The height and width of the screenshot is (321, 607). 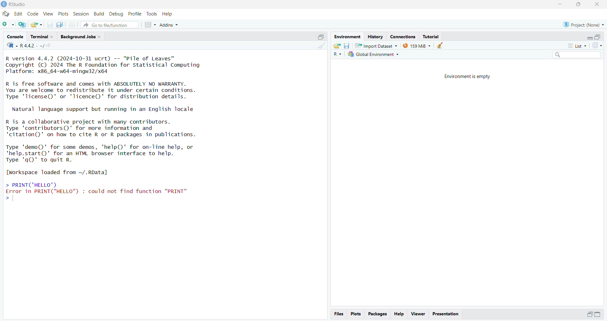 I want to click on presentation, so click(x=445, y=313).